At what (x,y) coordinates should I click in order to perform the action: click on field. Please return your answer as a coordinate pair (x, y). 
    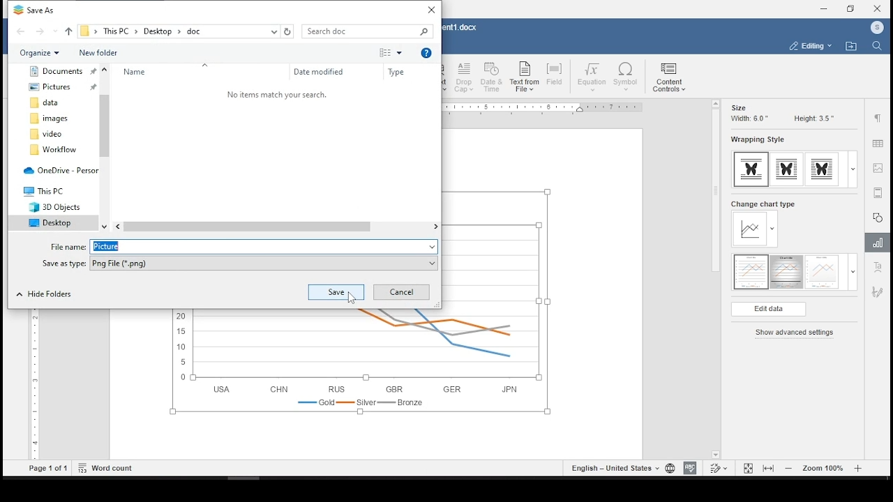
    Looking at the image, I should click on (557, 76).